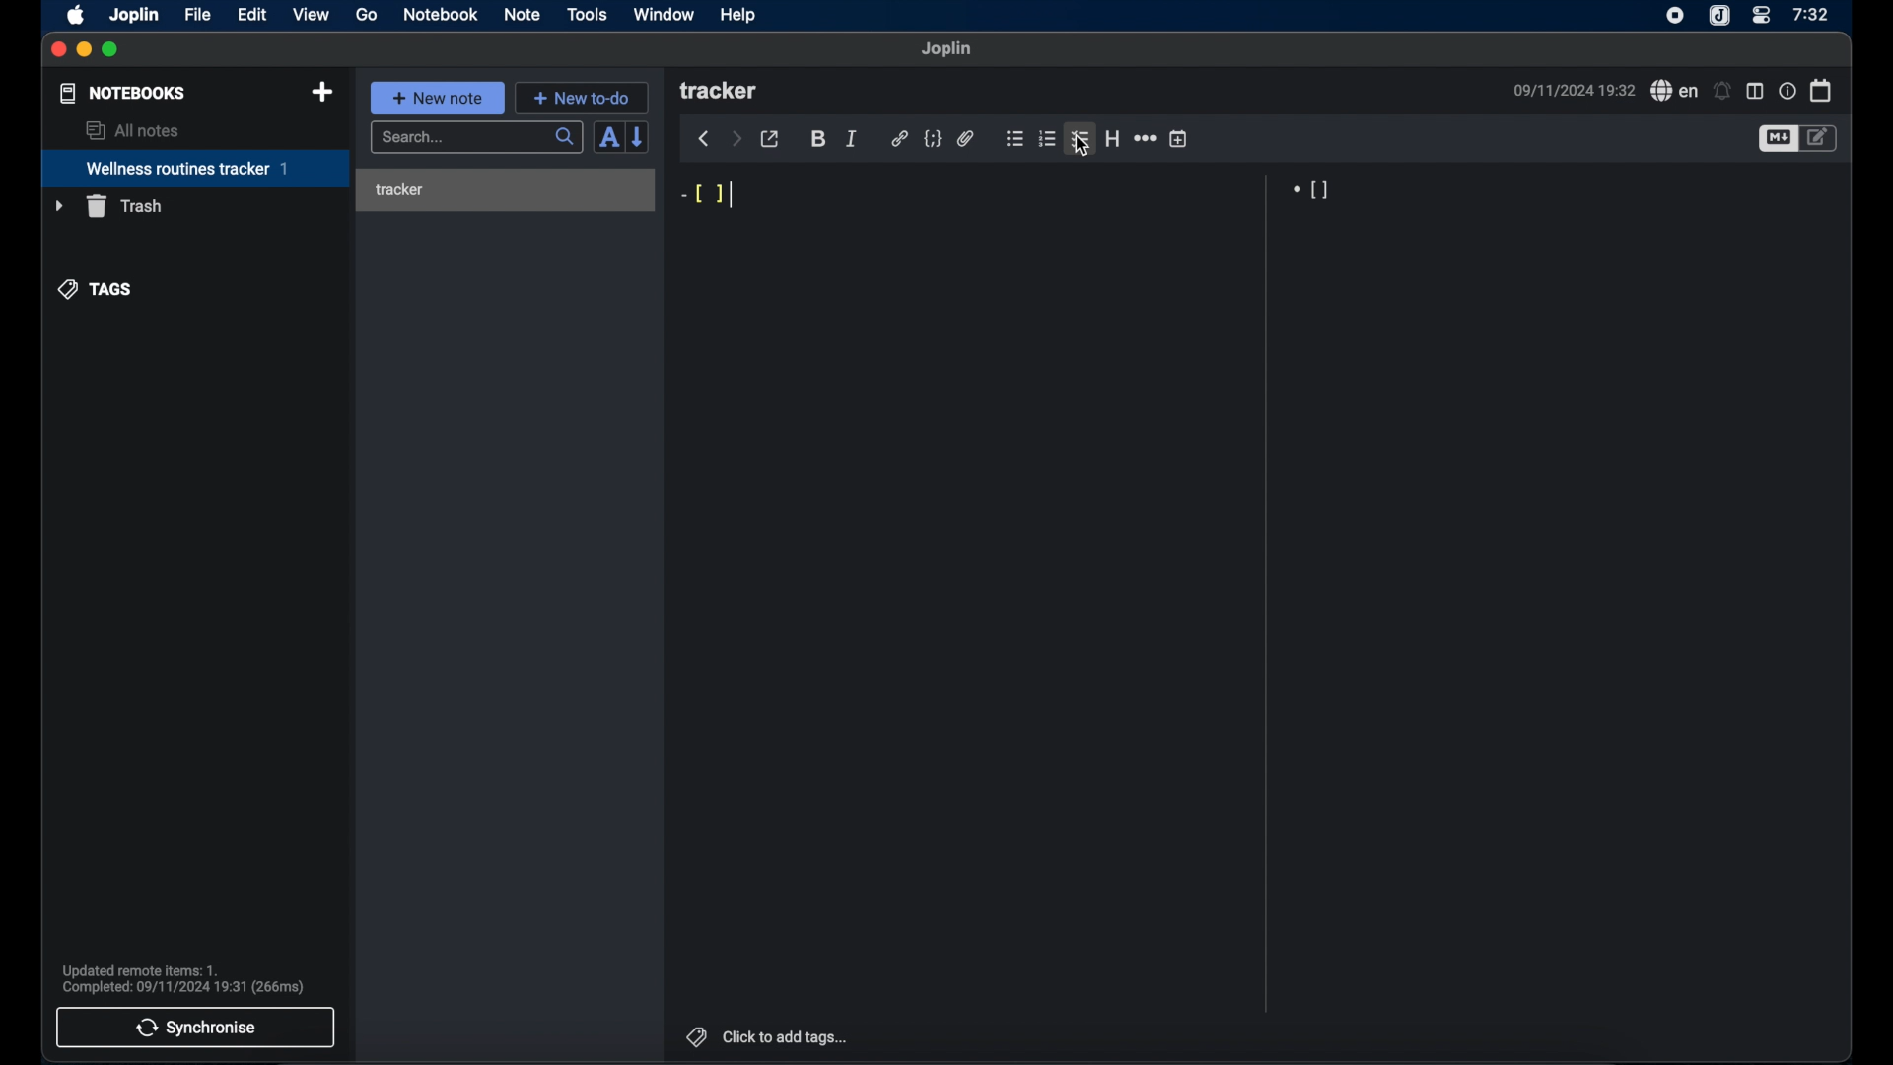 This screenshot has height=1065, width=1893. I want to click on window, so click(665, 14).